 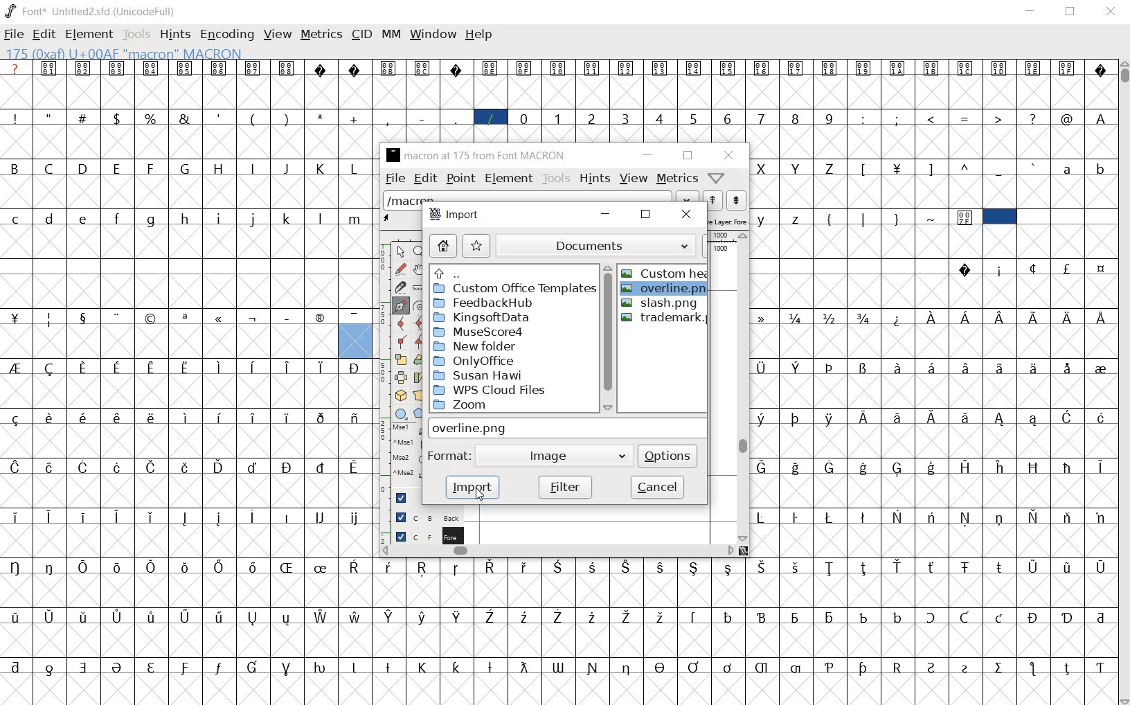 I want to click on load word list, so click(x=525, y=197).